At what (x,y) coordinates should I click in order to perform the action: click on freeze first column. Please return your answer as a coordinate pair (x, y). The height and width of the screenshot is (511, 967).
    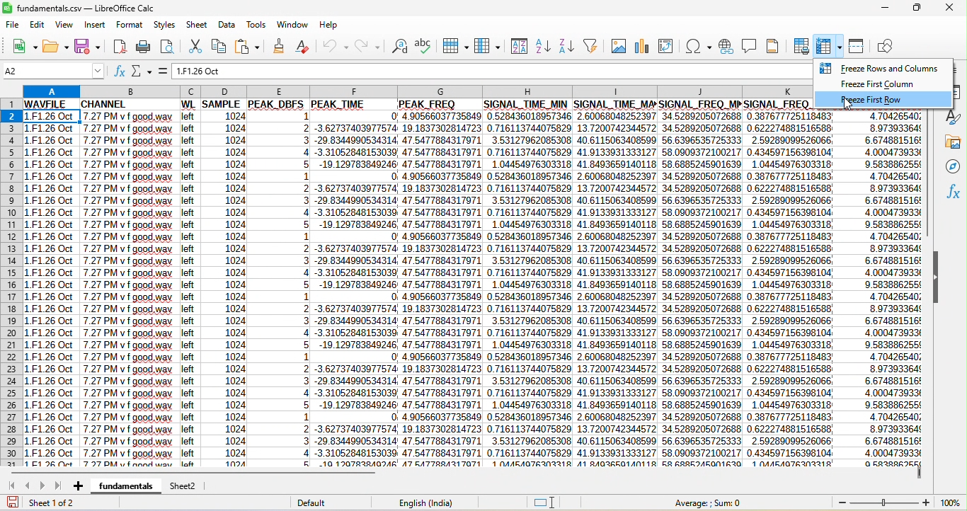
    Looking at the image, I should click on (879, 84).